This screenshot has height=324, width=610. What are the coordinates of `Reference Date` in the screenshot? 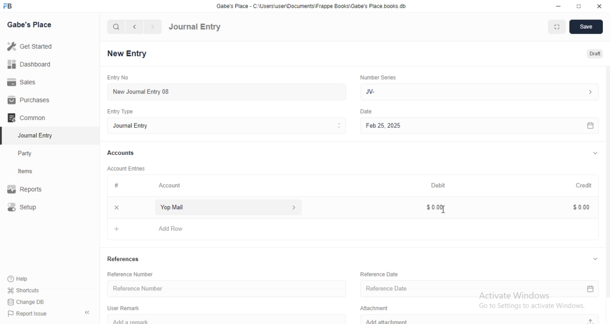 It's located at (378, 273).